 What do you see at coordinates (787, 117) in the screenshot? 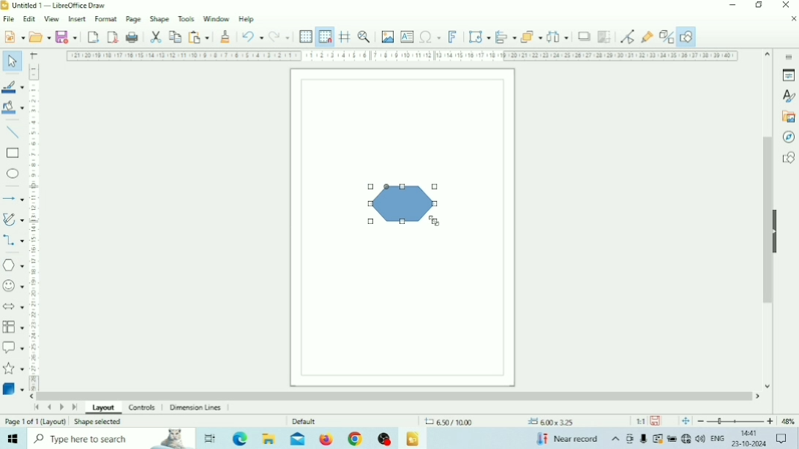
I see `Gallery` at bounding box center [787, 117].